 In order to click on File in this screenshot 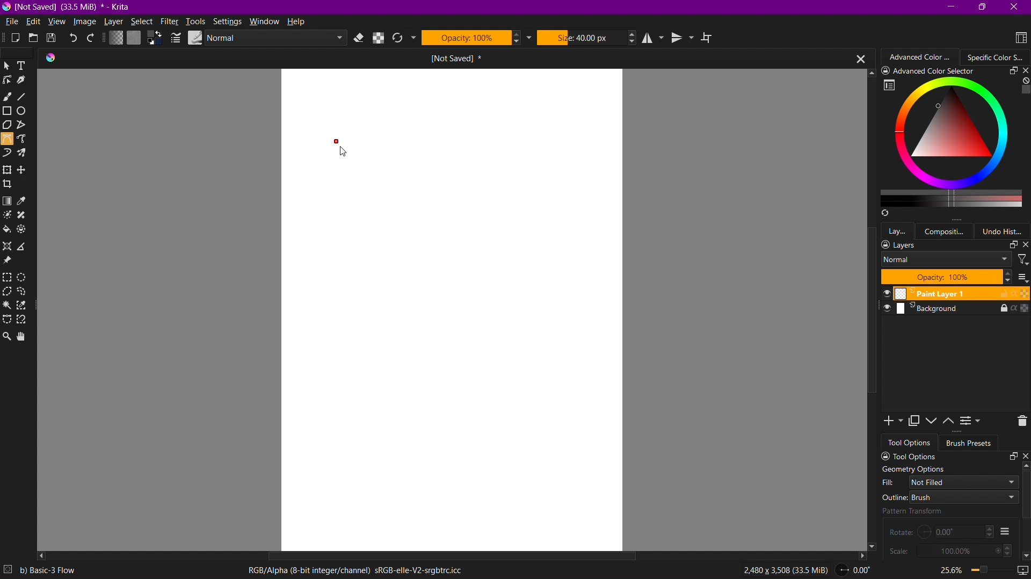, I will do `click(12, 21)`.